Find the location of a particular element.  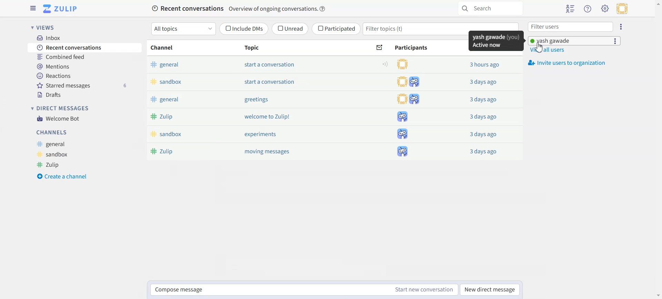

Settings is located at coordinates (605, 9).